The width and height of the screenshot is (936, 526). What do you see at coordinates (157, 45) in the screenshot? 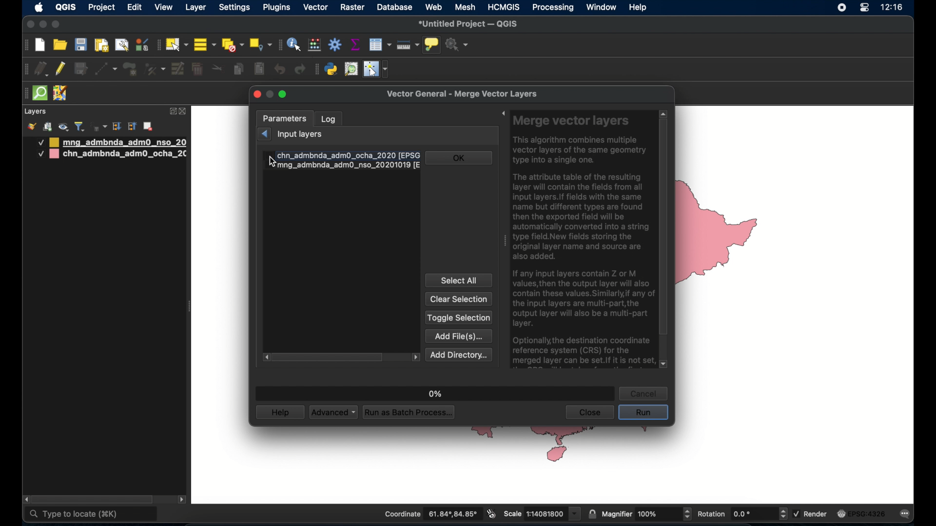
I see `selection toolbar` at bounding box center [157, 45].